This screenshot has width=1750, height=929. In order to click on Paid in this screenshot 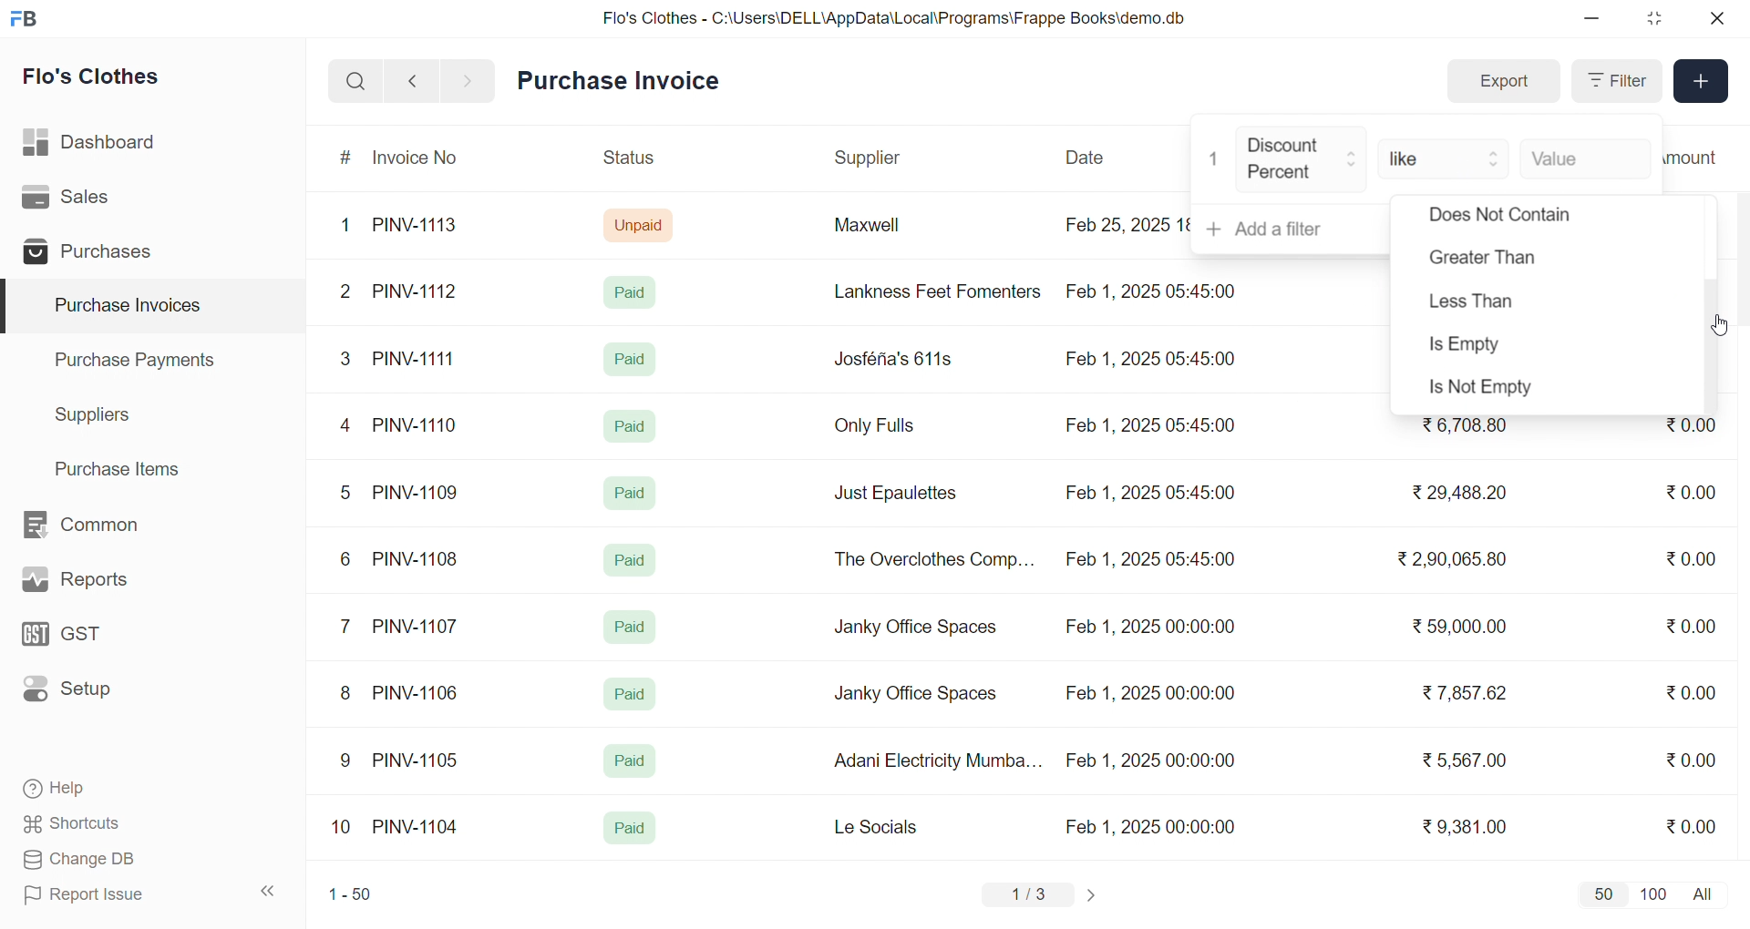, I will do `click(630, 829)`.